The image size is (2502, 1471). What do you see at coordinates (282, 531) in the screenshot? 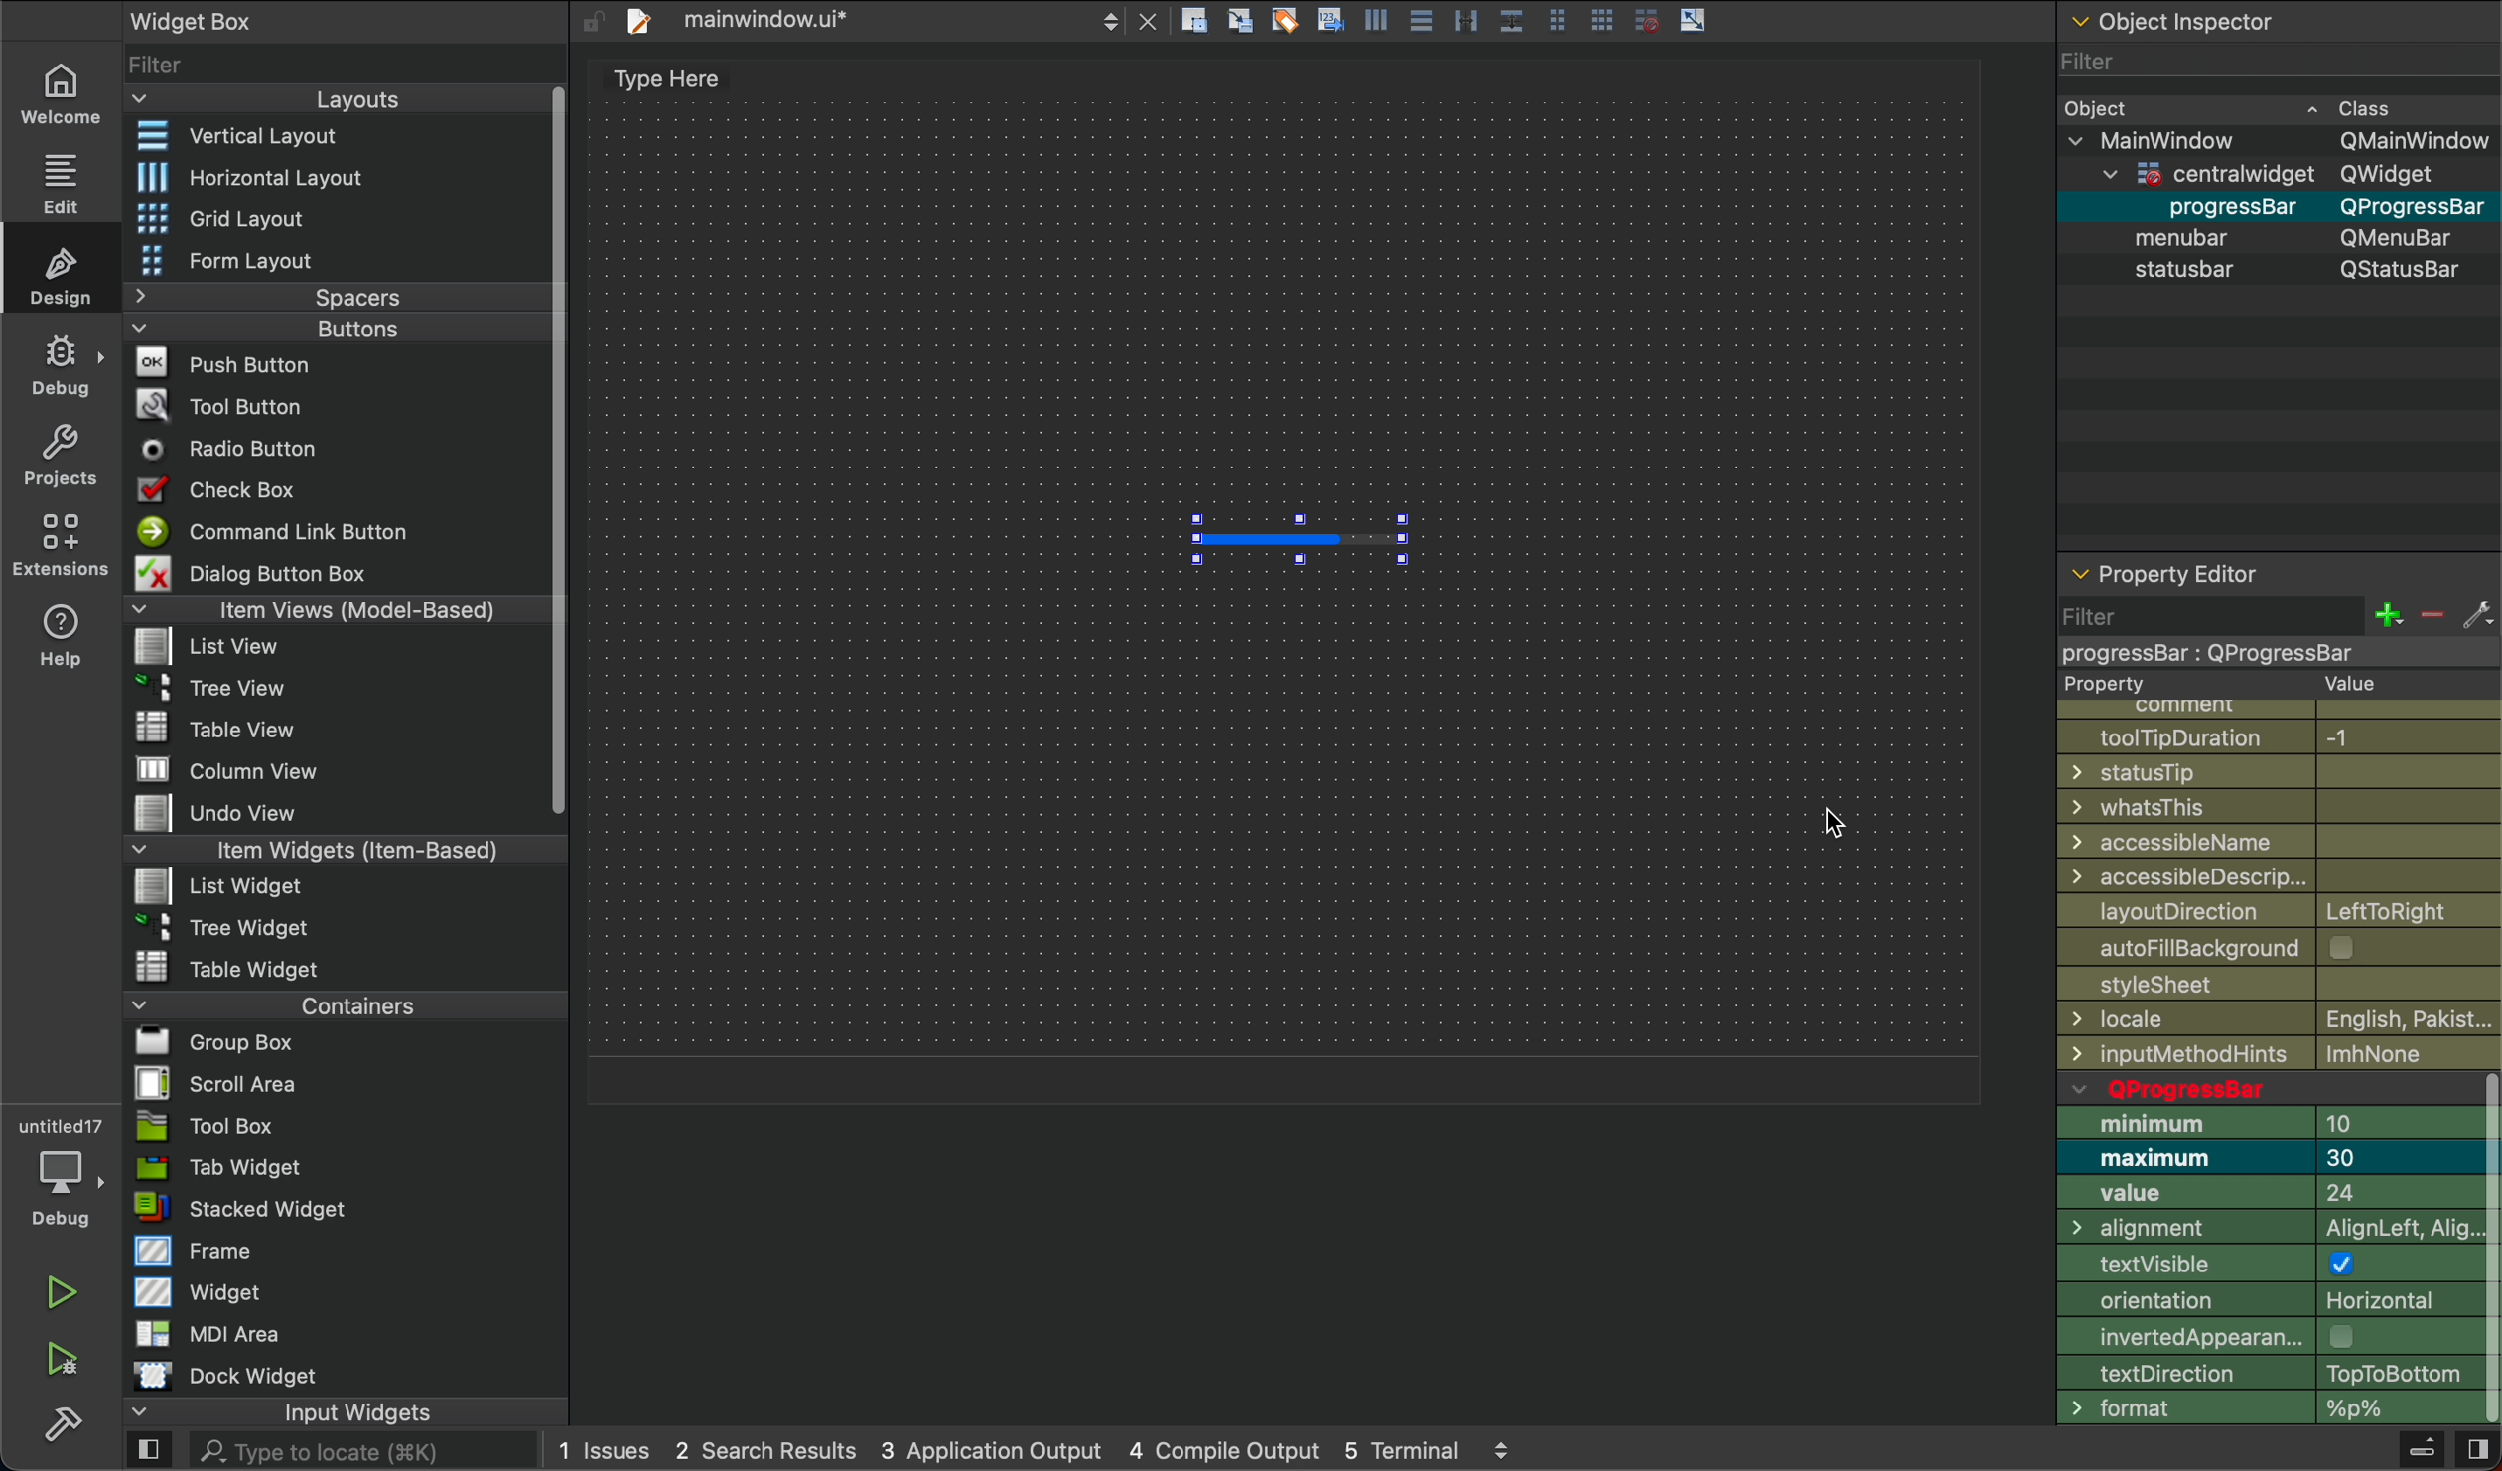
I see `Command button` at bounding box center [282, 531].